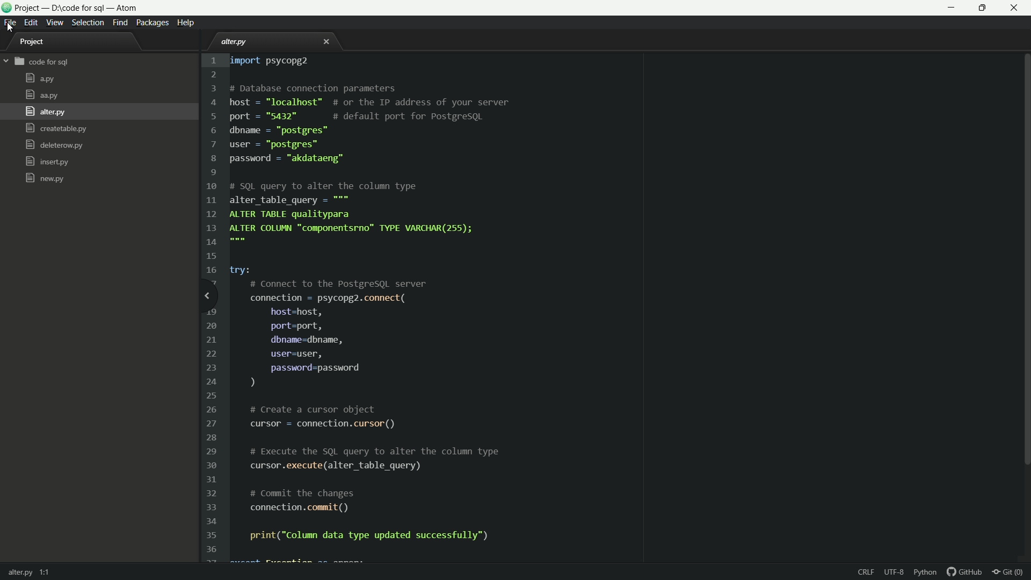 The height and width of the screenshot is (580, 1031). I want to click on import psycopg2 # Database connection parametershost = "localhost™ # or the IP address of your serverport = "5432" # default port for PostgresqQLdbname = “postgres”user = "postgres"password = “akdataeng”# SQL query to alter the column typealter table query = ""*ALTER TABLE qualityparaALTER COLUMN "componentsrno” TYPE VARCHAR(255);try:# Connect to the PostgresQL serverconnection = psycopg2.connect(host=host,port=port,dbname=dbname,user=user,password=password)# Create a cursor objectcursor = connection.cursor()# Execute the SQL query to alter the column typecursor.execute(alter_table query)# commit the changesconnection. commit()print("Column data type updated successfully”), so click(377, 301).